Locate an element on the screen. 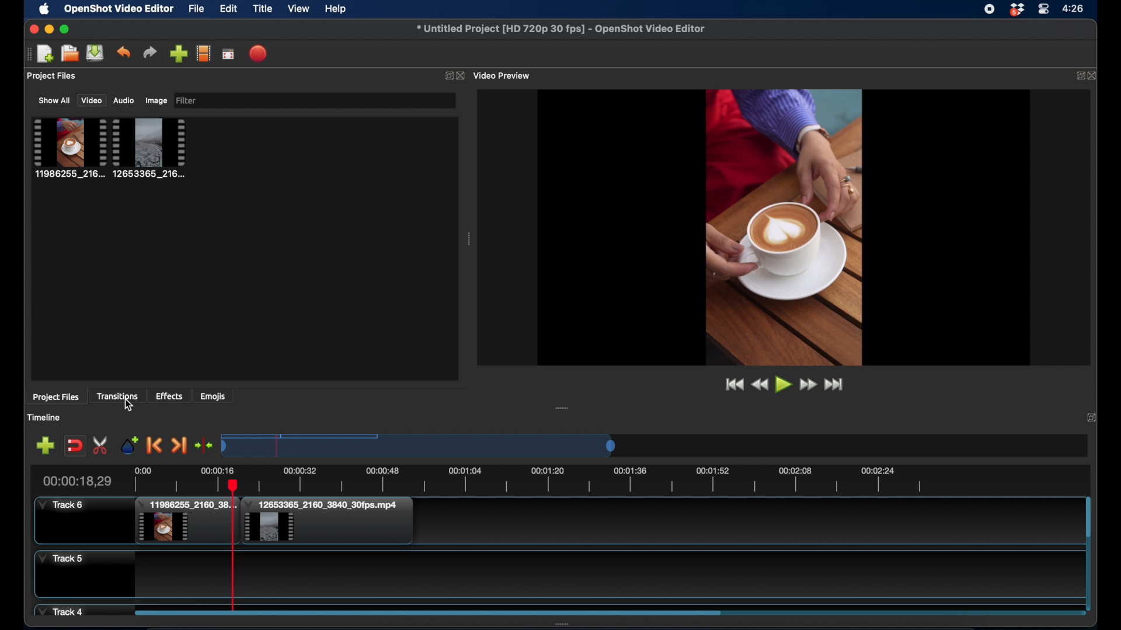 The image size is (1121, 630). show all is located at coordinates (54, 100).